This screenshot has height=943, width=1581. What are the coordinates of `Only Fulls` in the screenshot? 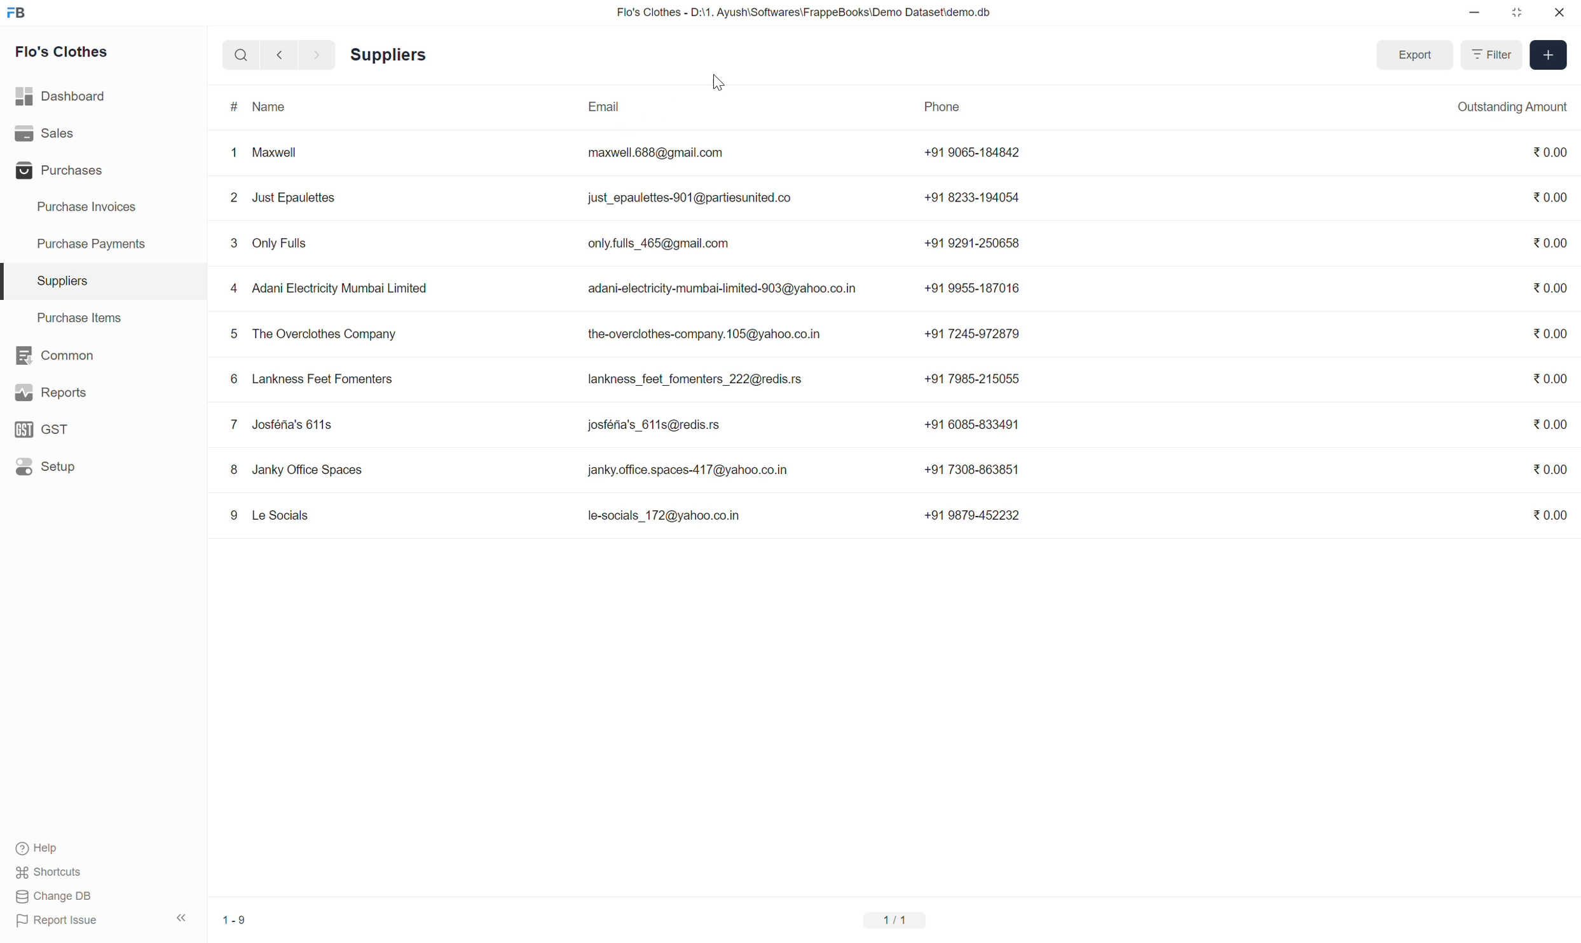 It's located at (283, 244).